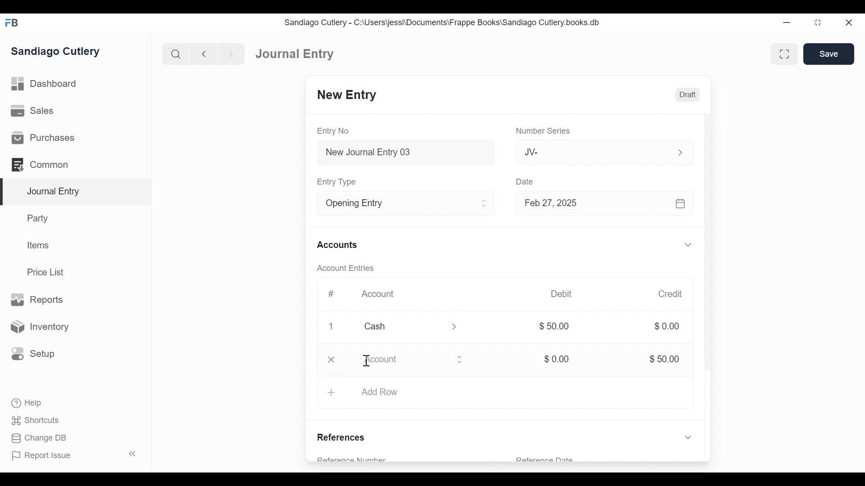 This screenshot has height=486, width=865. I want to click on Entry No, so click(332, 131).